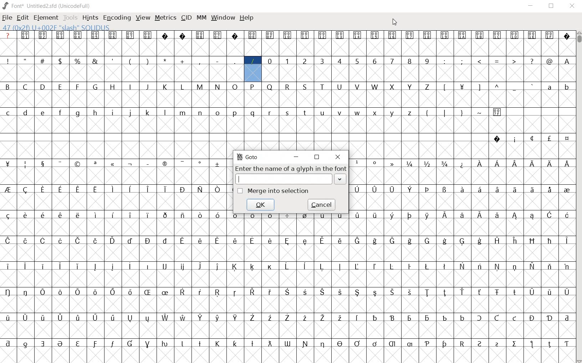 The image size is (582, 363). Describe the element at coordinates (131, 164) in the screenshot. I see `glyph` at that location.